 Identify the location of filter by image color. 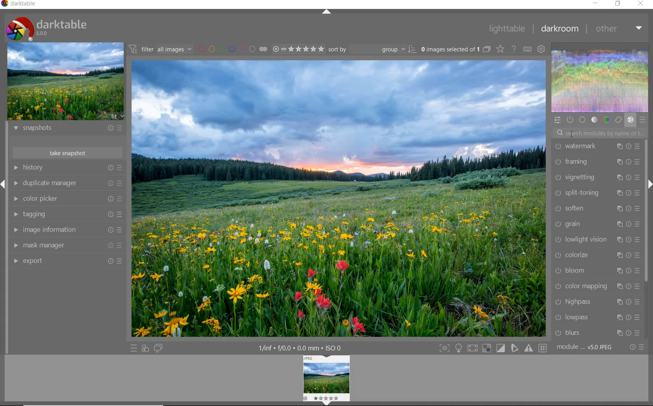
(232, 49).